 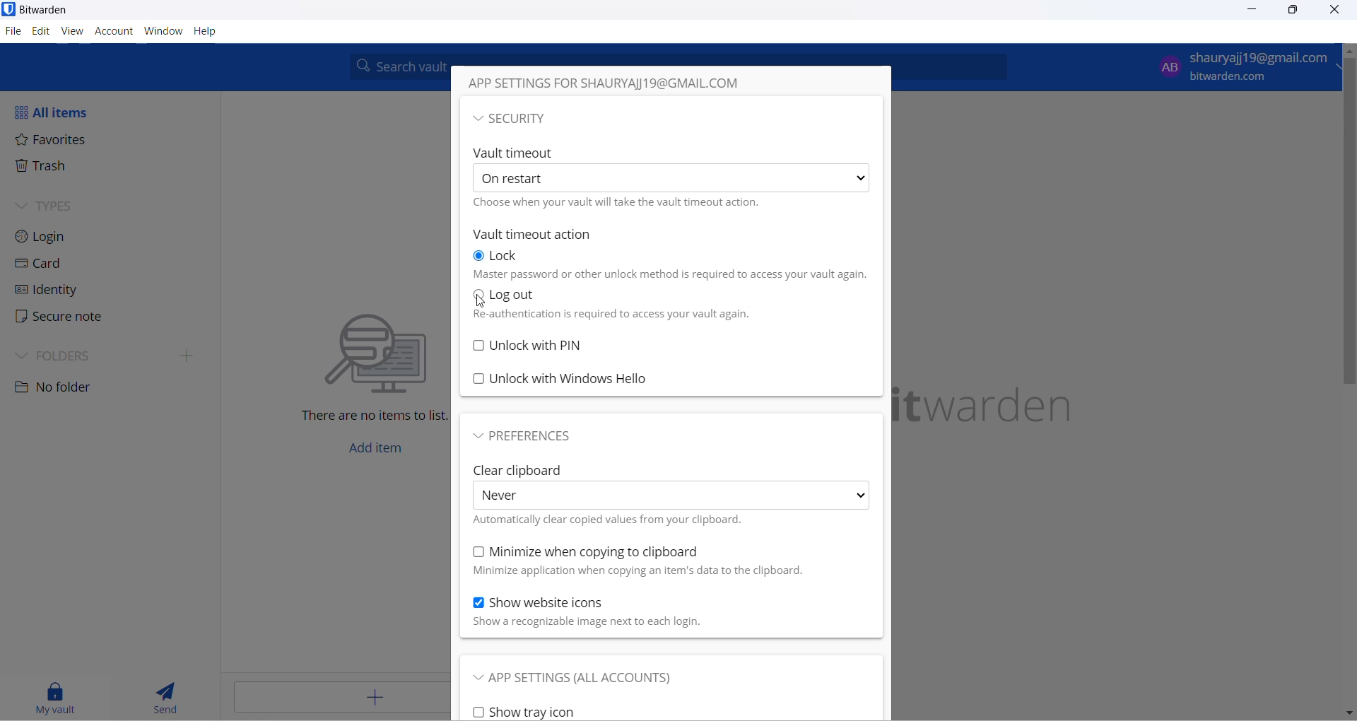 I want to click on file , so click(x=15, y=33).